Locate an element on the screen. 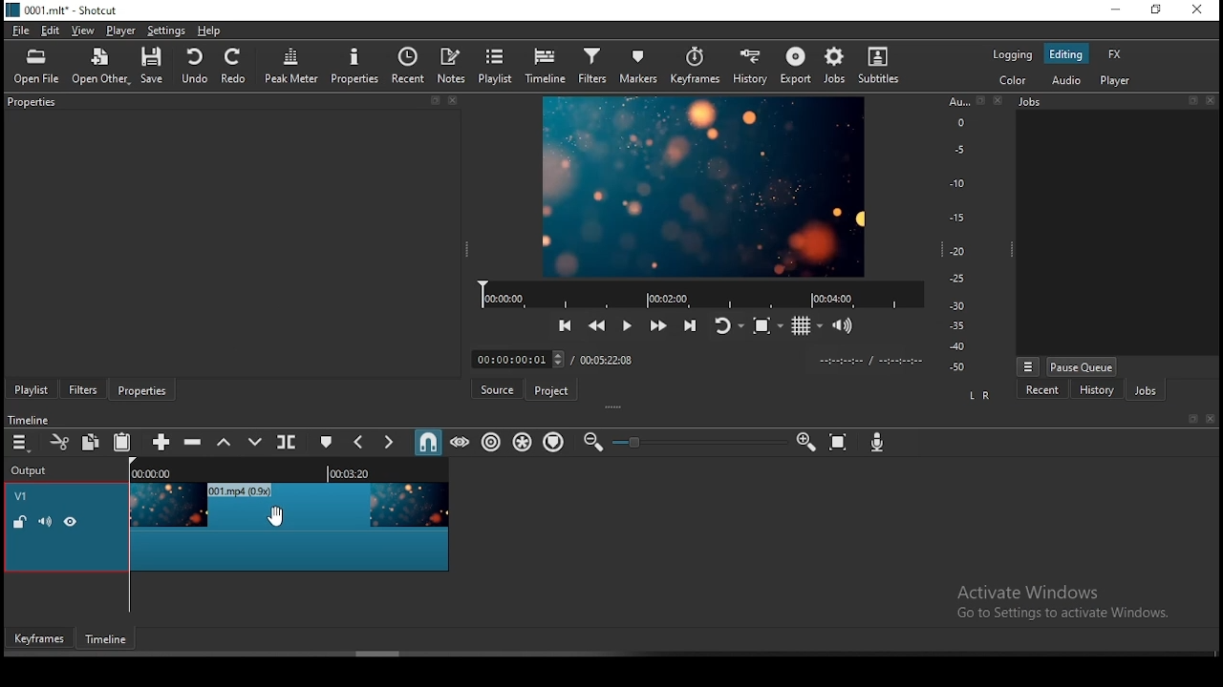 Image resolution: width=1223 pixels, height=687 pixels. timeframe is located at coordinates (107, 638).